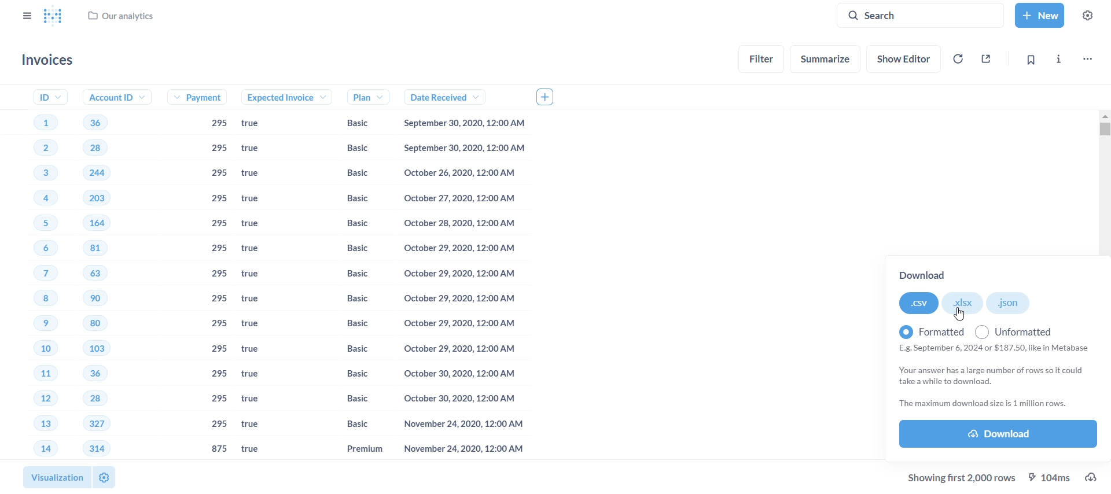 This screenshot has width=1111, height=494. I want to click on Basic, so click(350, 401).